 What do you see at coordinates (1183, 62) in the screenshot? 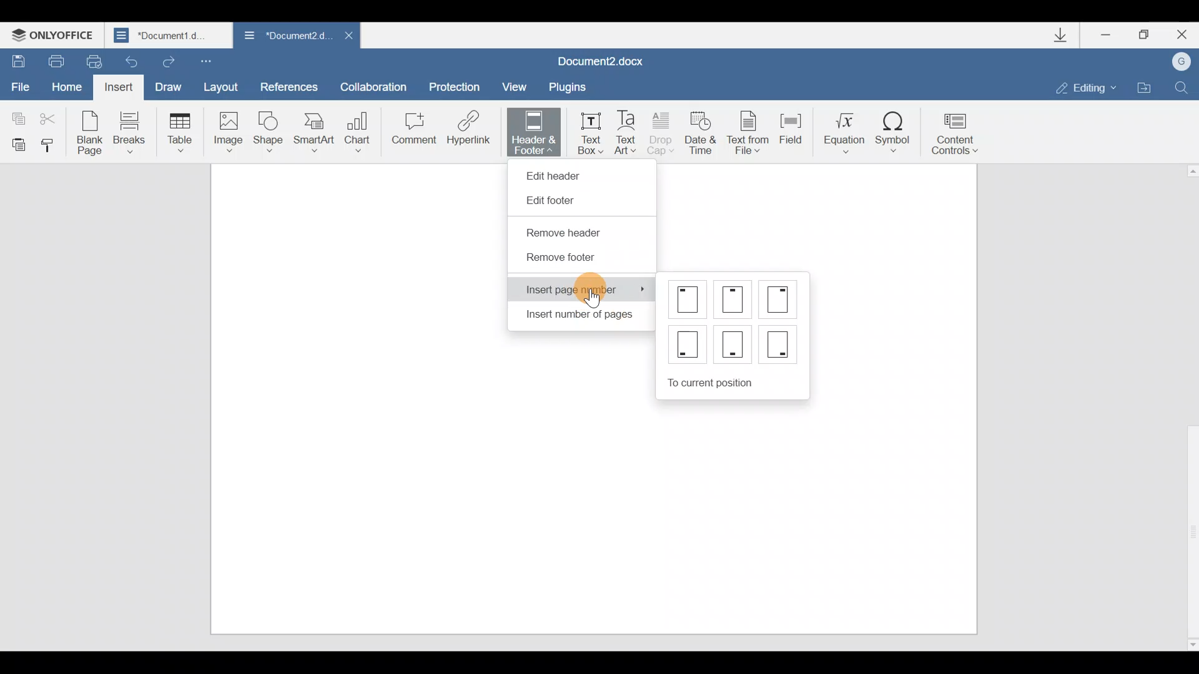
I see `Account name` at bounding box center [1183, 62].